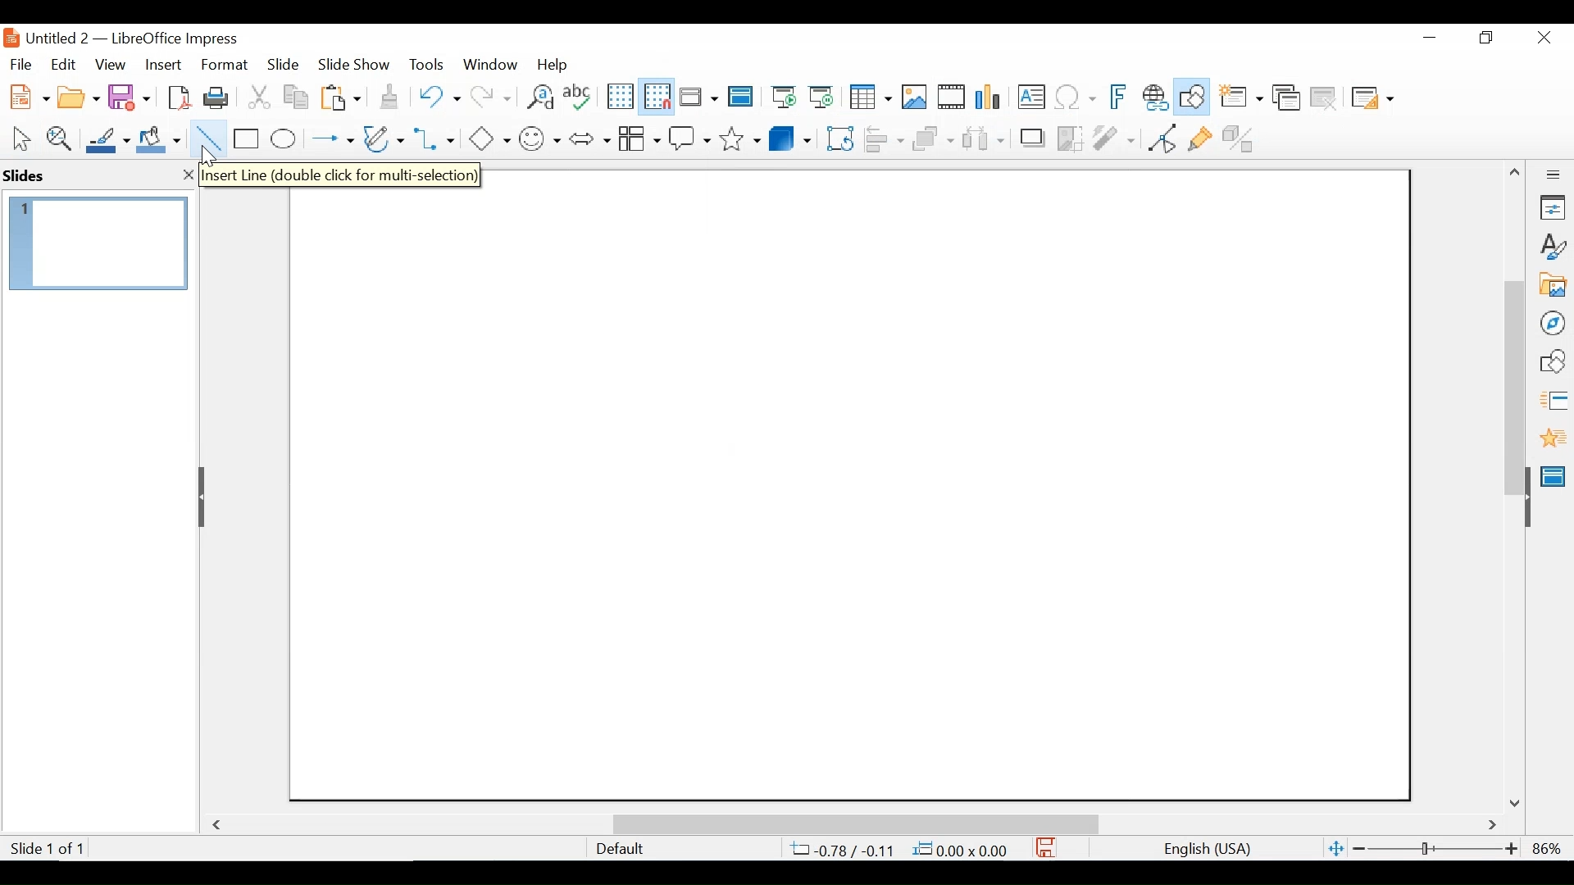 Image resolution: width=1574 pixels, height=885 pixels. What do you see at coordinates (1554, 438) in the screenshot?
I see `Animation` at bounding box center [1554, 438].